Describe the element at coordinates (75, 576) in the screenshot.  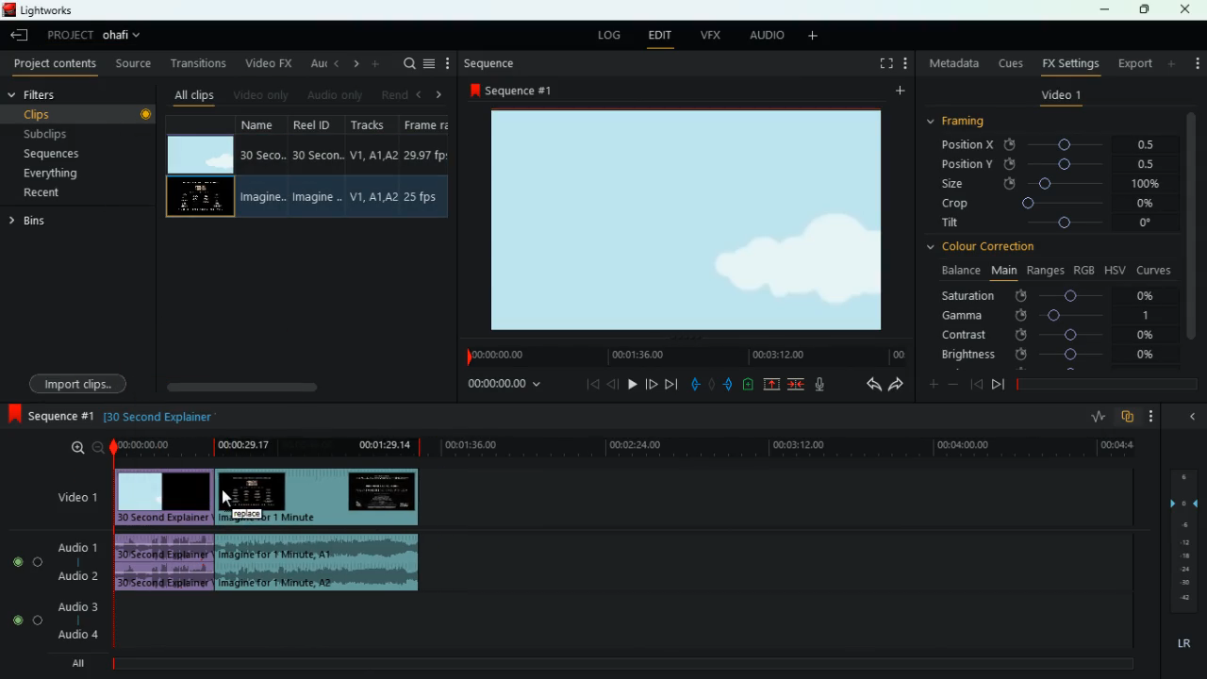
I see `audio 2` at that location.